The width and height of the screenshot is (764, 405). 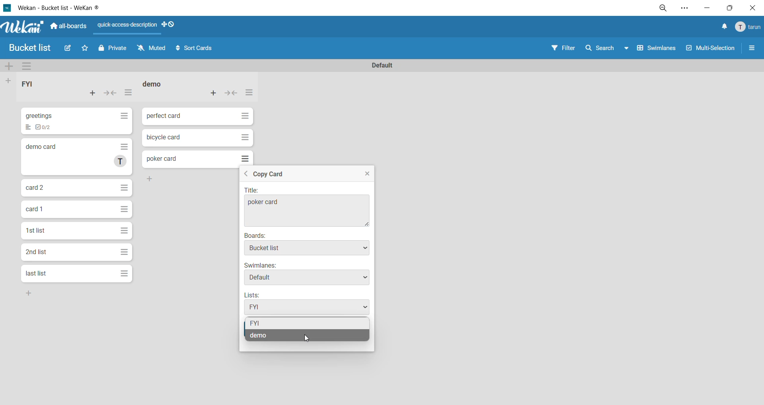 What do you see at coordinates (120, 162) in the screenshot?
I see `T` at bounding box center [120, 162].